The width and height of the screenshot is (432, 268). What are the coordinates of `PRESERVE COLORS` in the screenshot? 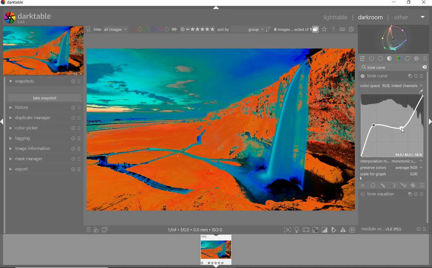 It's located at (392, 168).